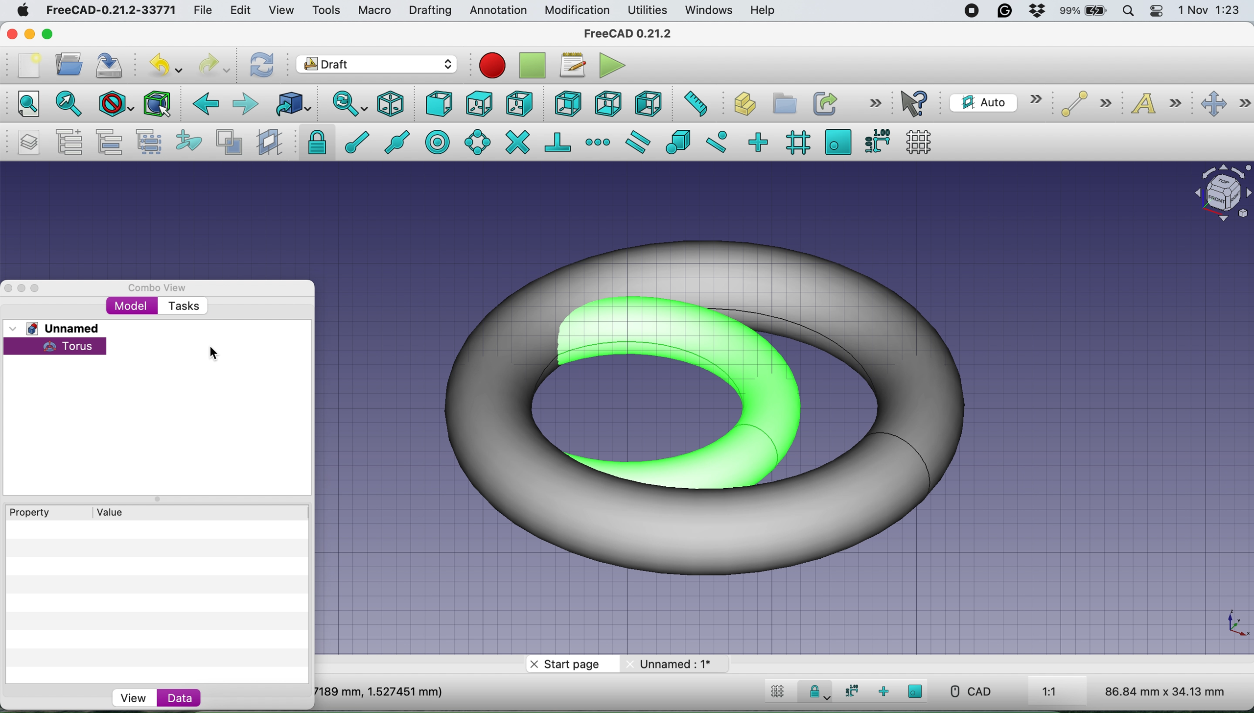  What do you see at coordinates (392, 103) in the screenshot?
I see `isometric` at bounding box center [392, 103].